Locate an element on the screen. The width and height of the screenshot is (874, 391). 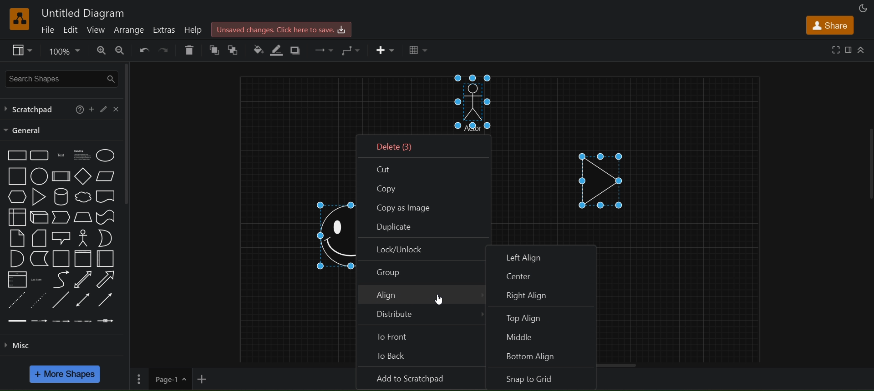
list items is located at coordinates (38, 278).